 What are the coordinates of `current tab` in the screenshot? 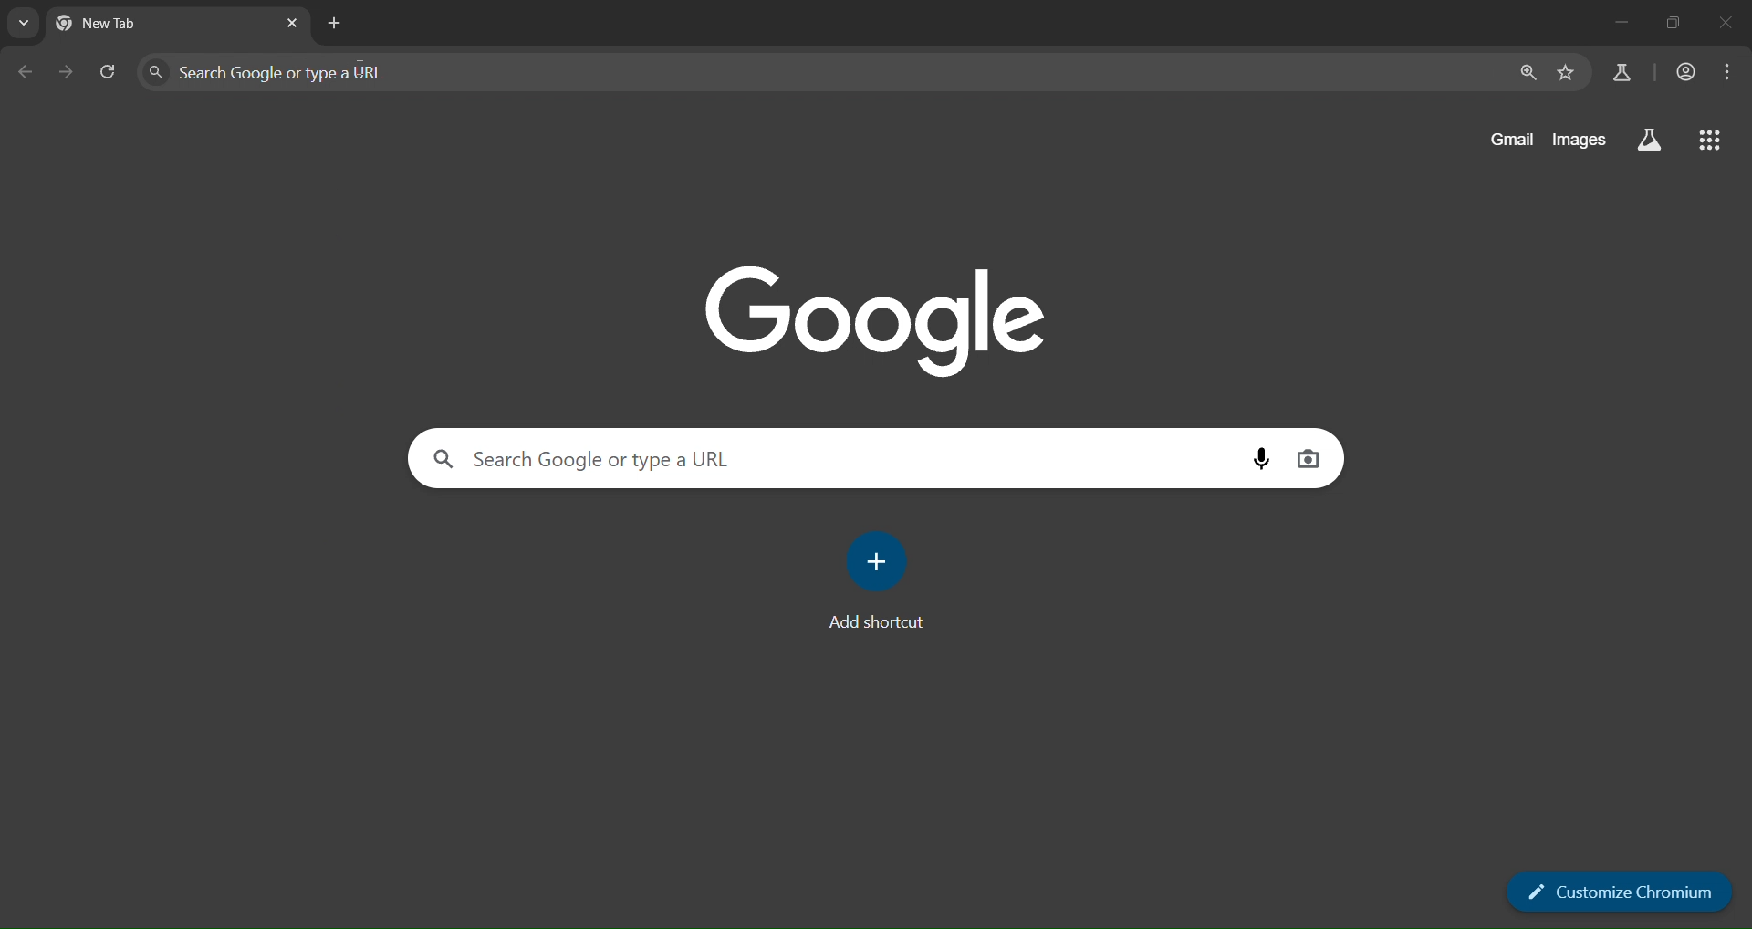 It's located at (127, 25).